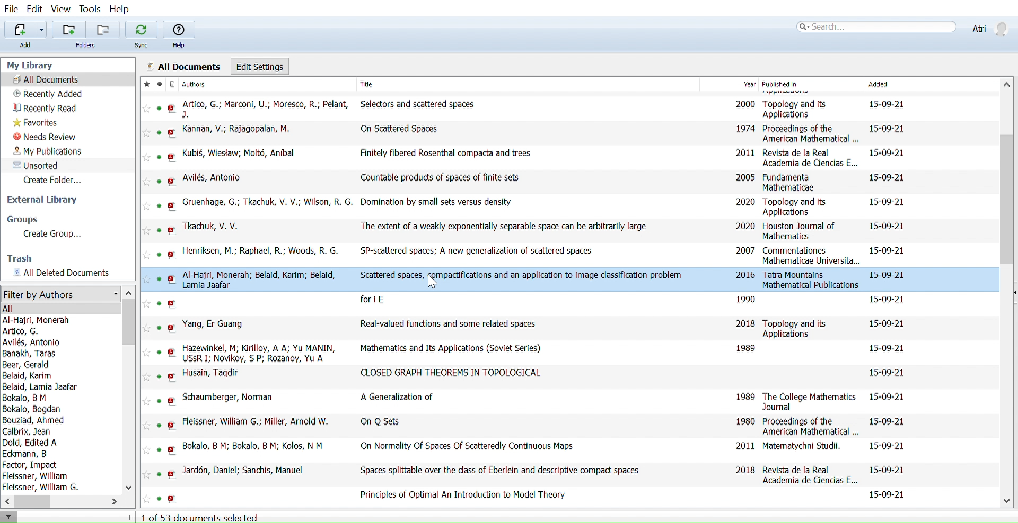 The image size is (1018, 523). What do you see at coordinates (146, 134) in the screenshot?
I see `Favourite` at bounding box center [146, 134].